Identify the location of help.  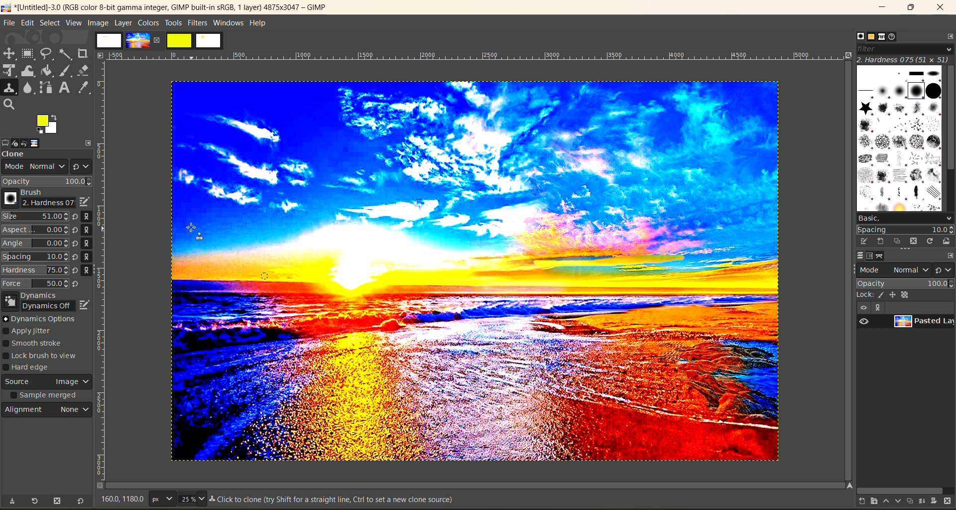
(260, 22).